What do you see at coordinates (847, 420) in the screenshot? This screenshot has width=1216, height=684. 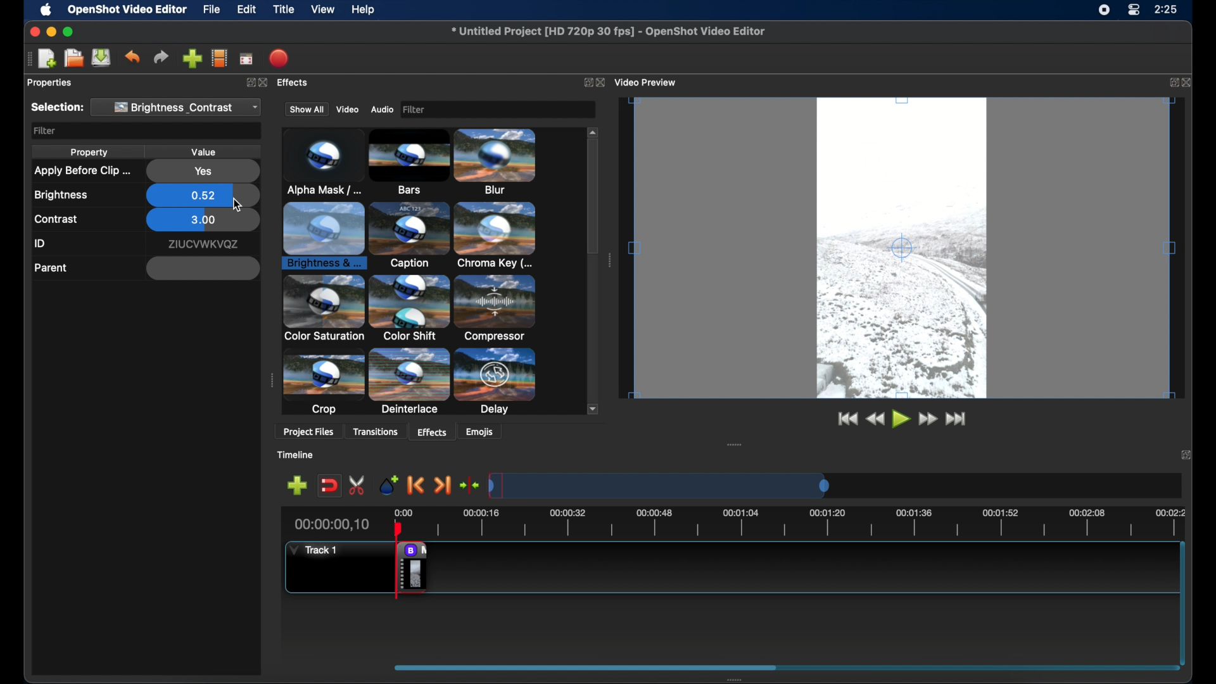 I see `jump to  start` at bounding box center [847, 420].